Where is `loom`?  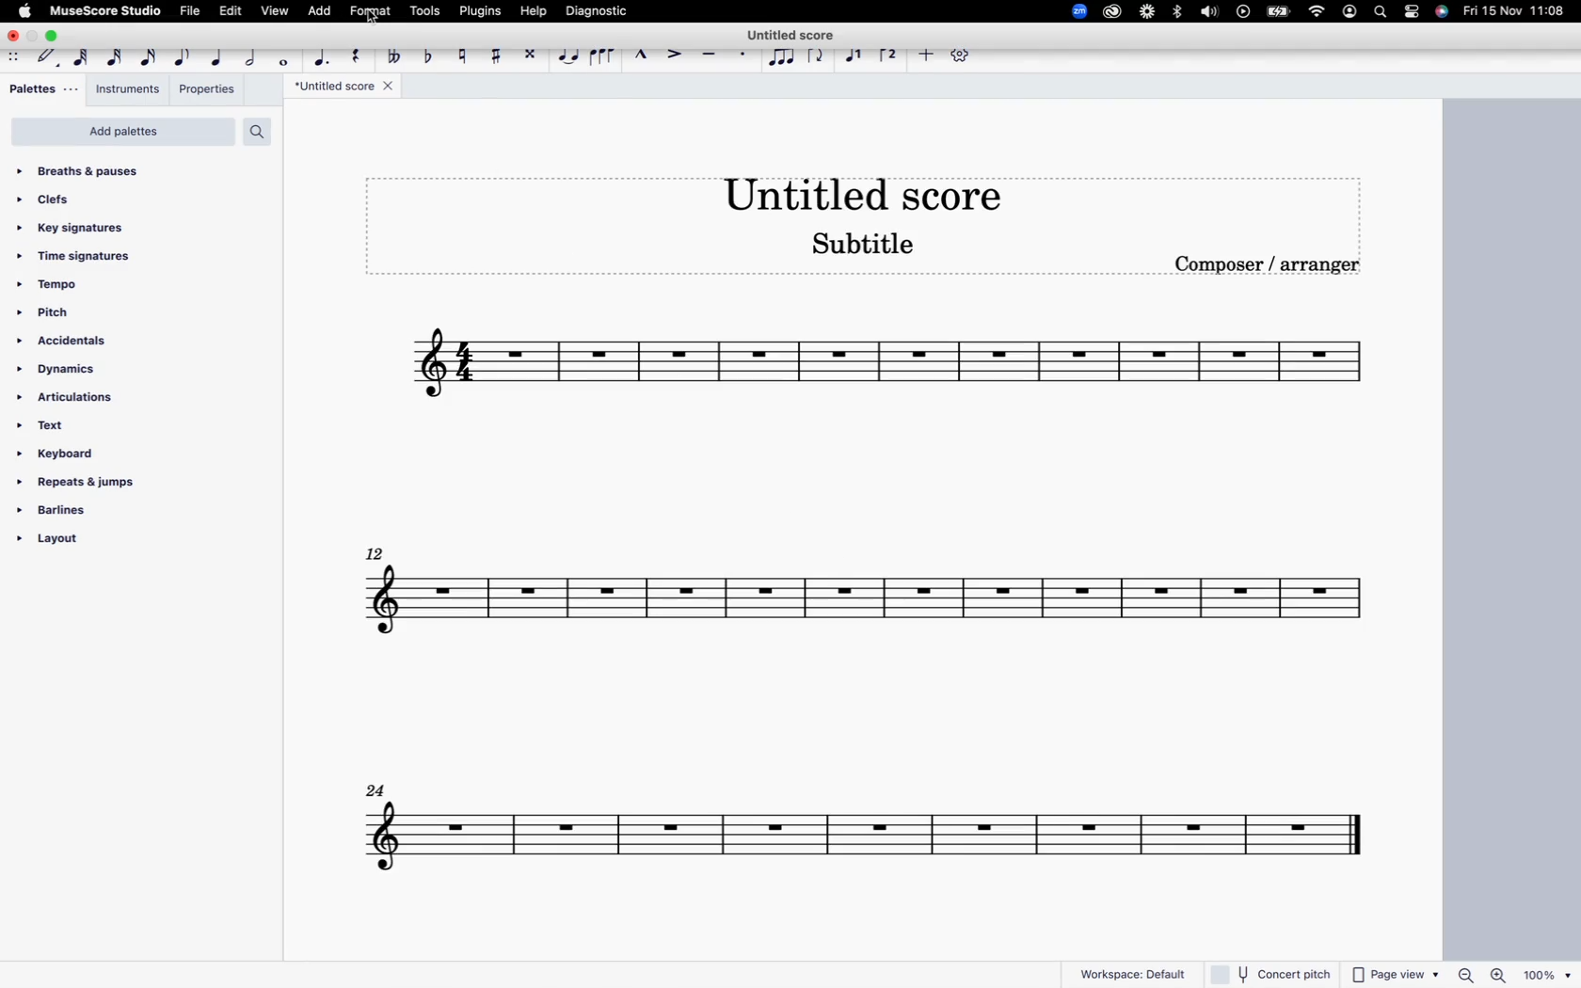 loom is located at coordinates (1146, 13).